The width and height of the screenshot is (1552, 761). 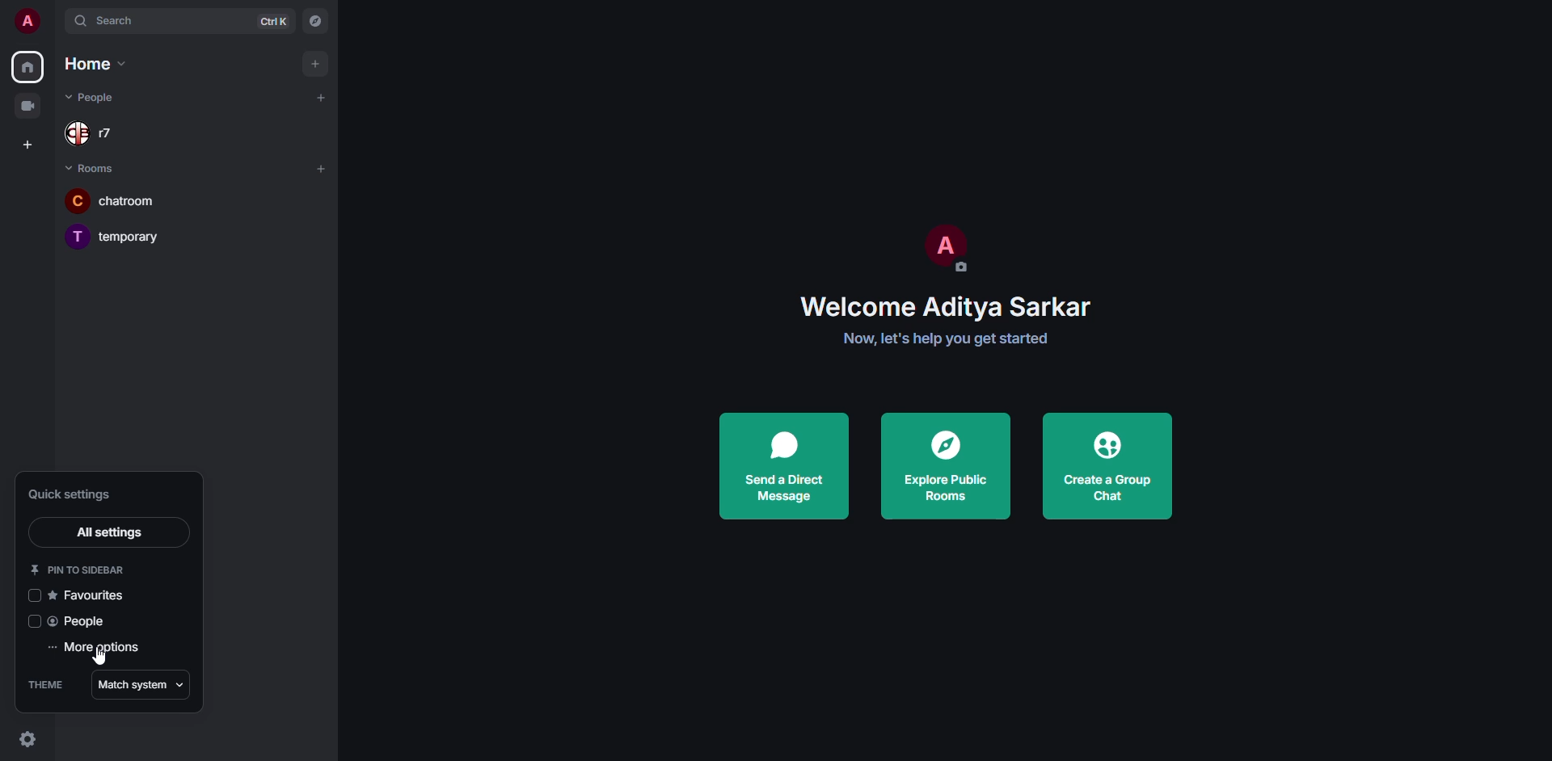 I want to click on quick settings, so click(x=26, y=737).